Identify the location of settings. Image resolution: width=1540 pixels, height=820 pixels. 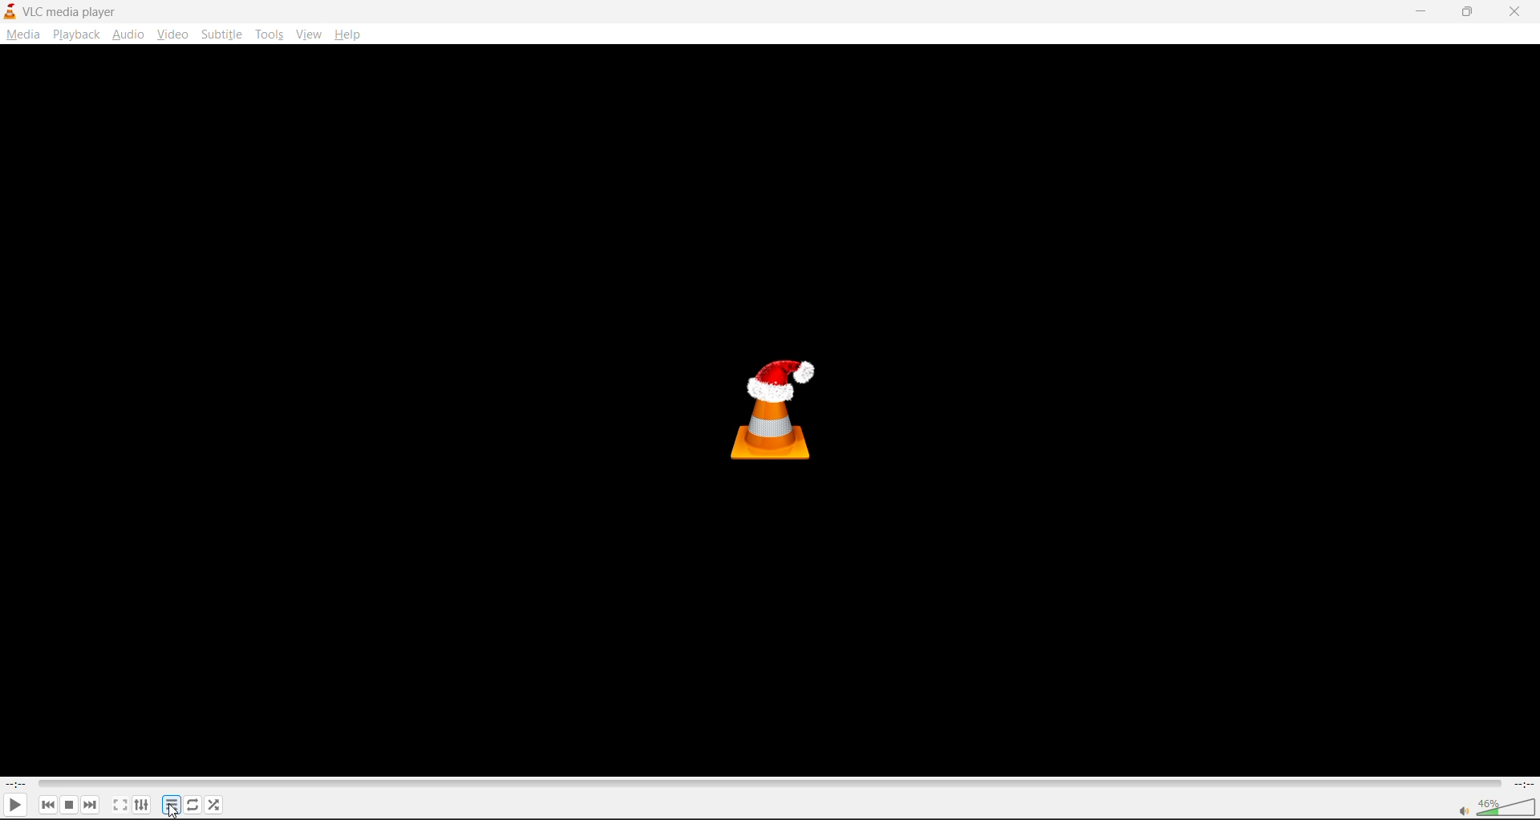
(140, 805).